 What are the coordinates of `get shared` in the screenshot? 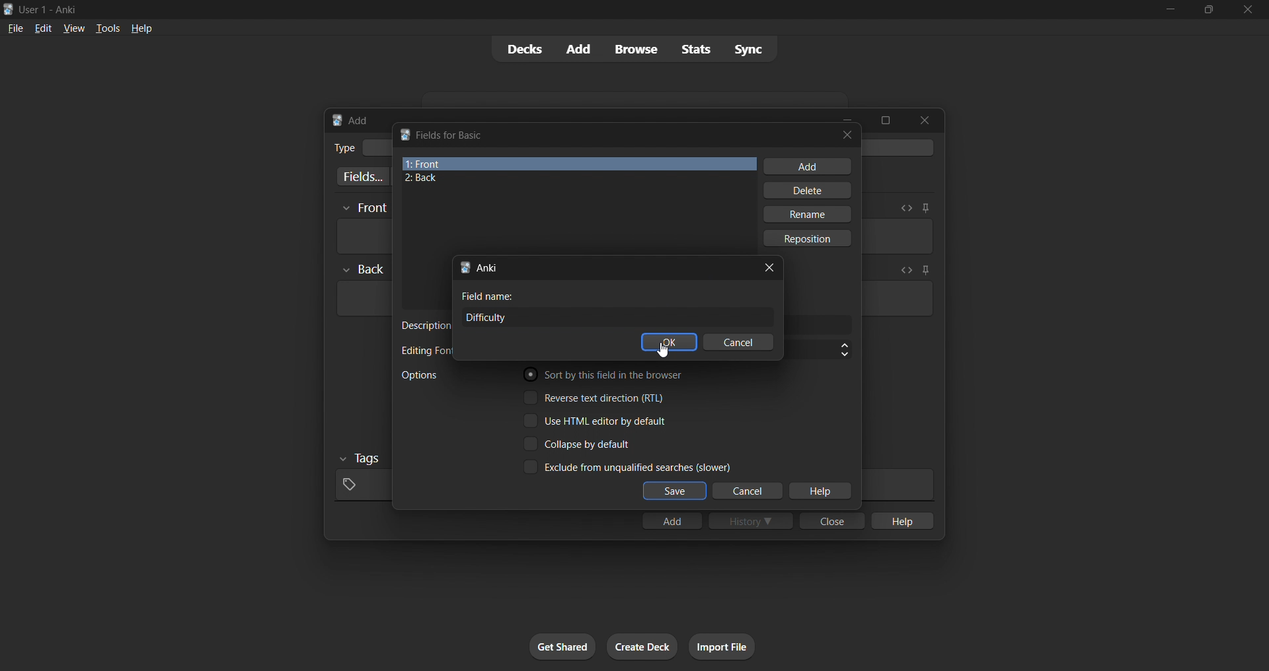 It's located at (562, 647).